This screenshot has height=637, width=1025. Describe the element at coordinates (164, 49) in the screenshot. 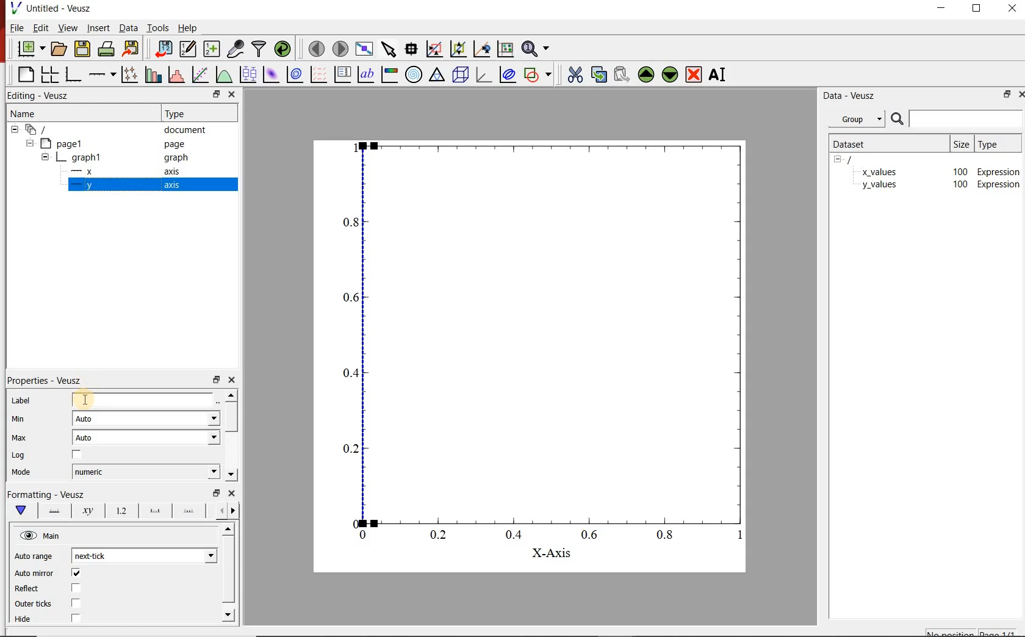

I see `import data into veusz` at that location.